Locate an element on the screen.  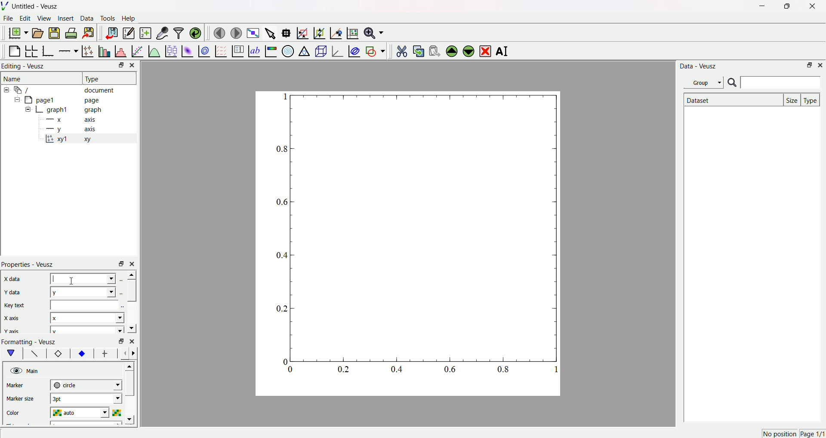
Maximize is located at coordinates (785, 6).